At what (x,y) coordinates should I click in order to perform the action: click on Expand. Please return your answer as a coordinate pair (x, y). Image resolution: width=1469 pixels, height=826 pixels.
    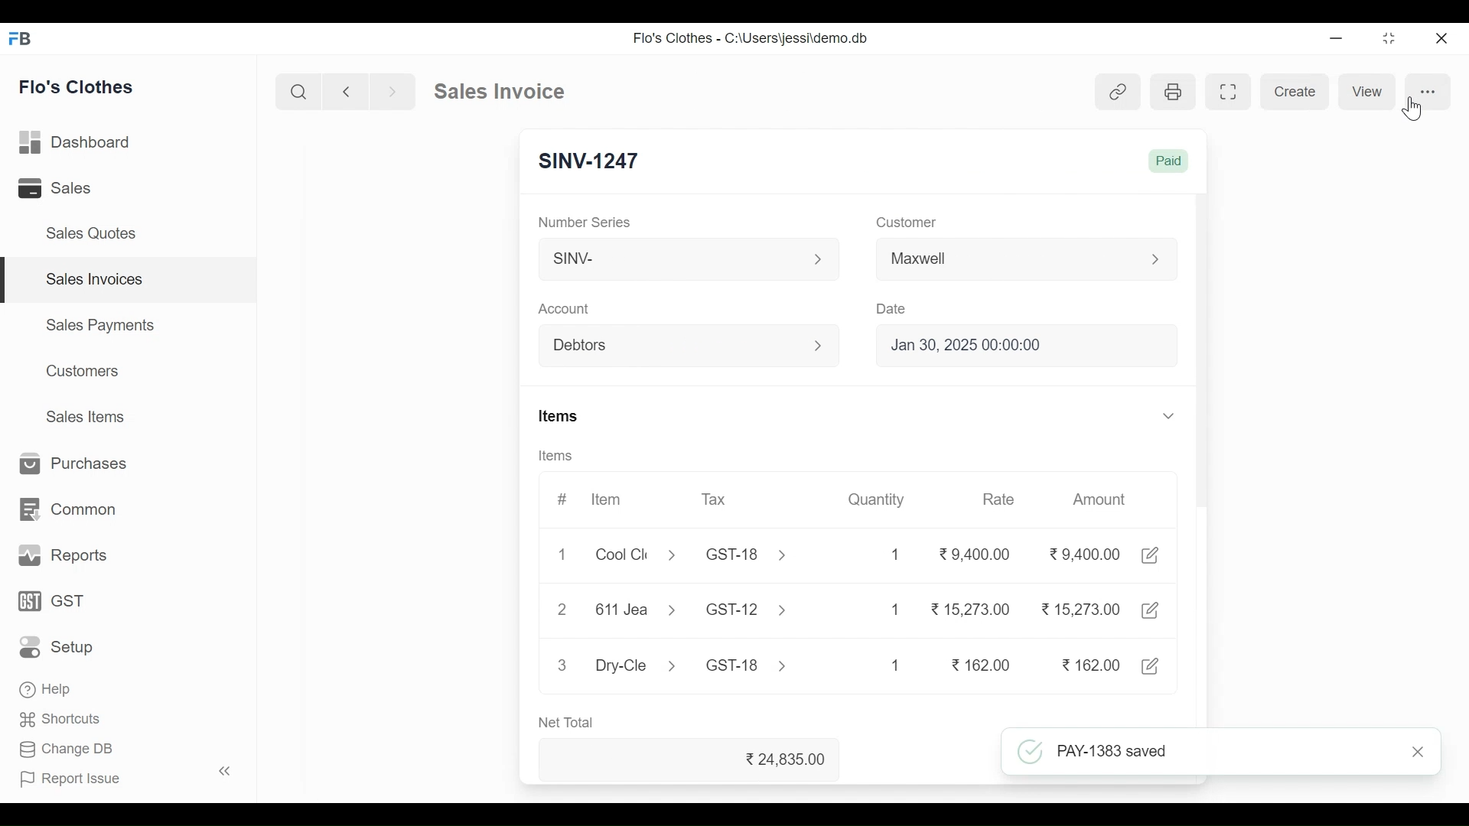
    Looking at the image, I should click on (819, 259).